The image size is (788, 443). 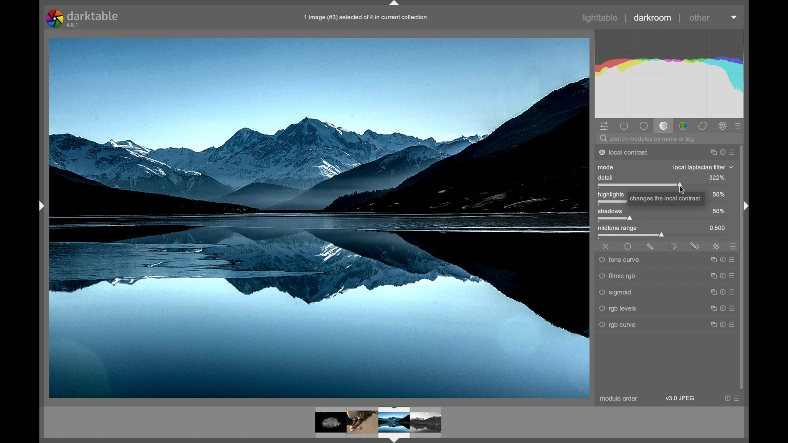 I want to click on more options, so click(x=722, y=274).